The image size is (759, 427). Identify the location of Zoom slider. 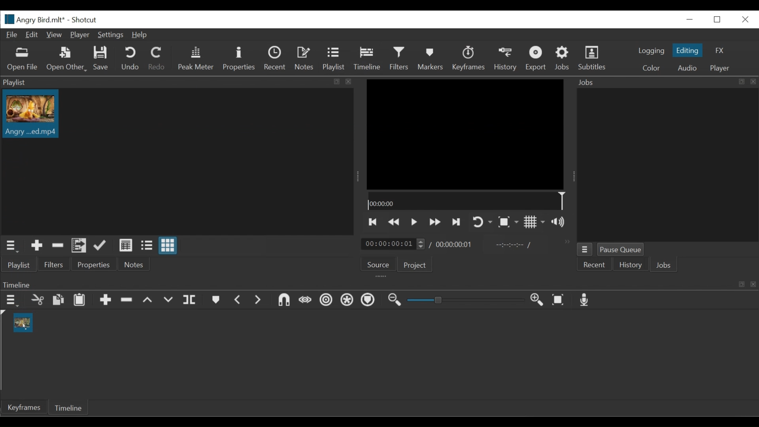
(463, 301).